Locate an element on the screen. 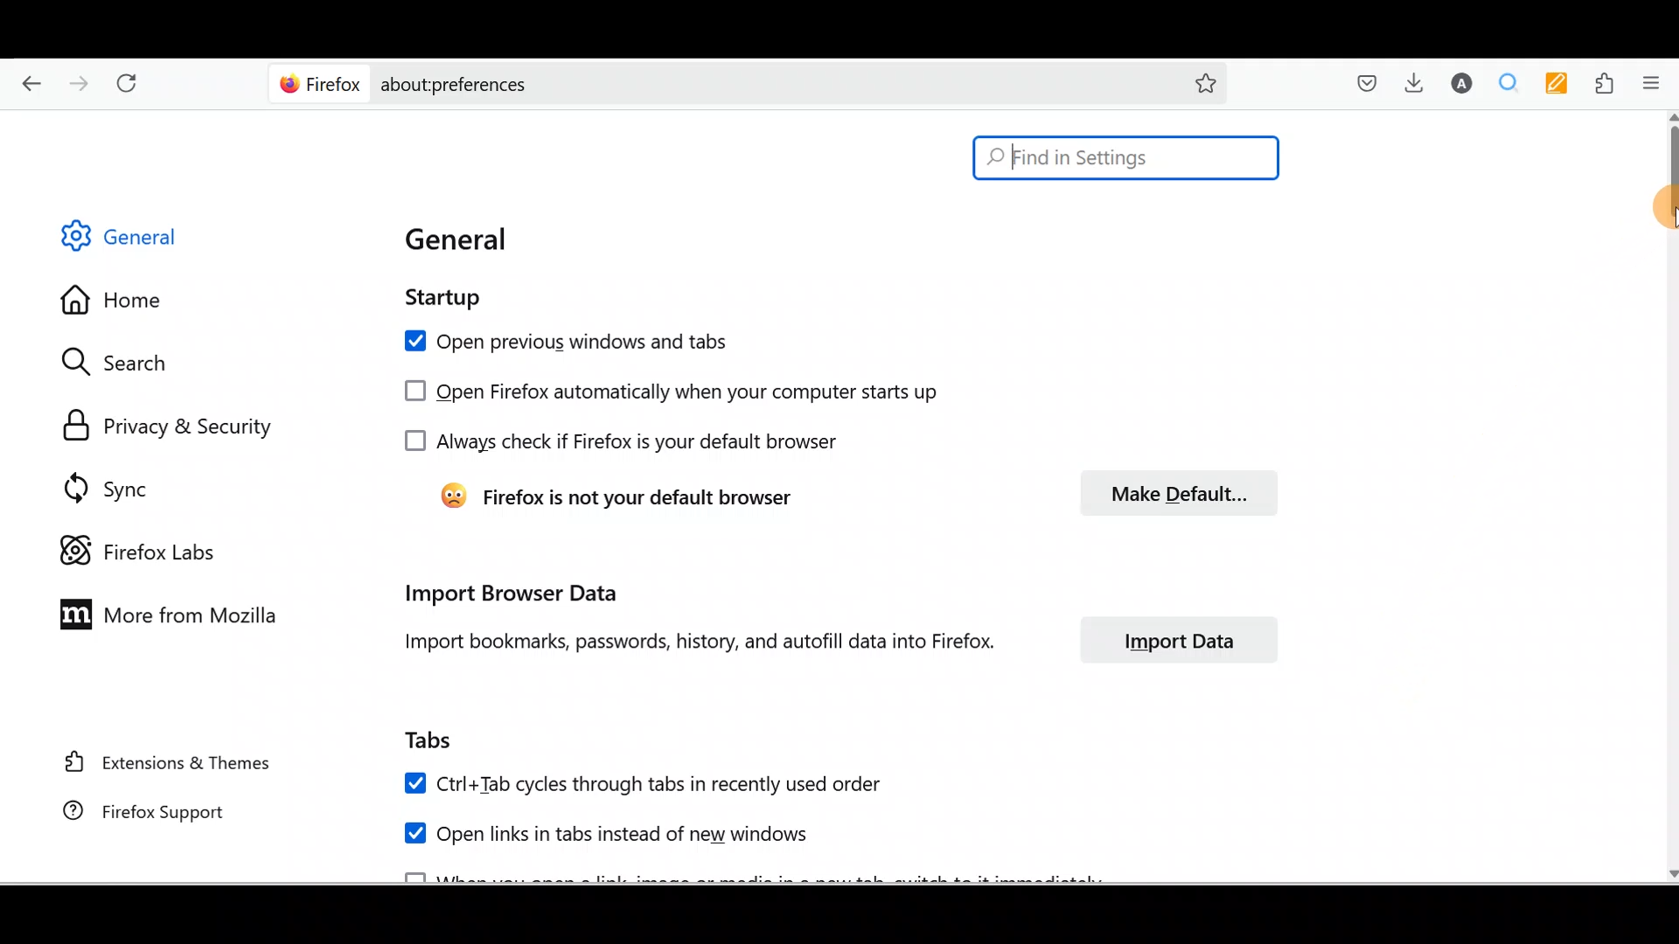 The width and height of the screenshot is (1679, 944). Firefox labs is located at coordinates (143, 552).